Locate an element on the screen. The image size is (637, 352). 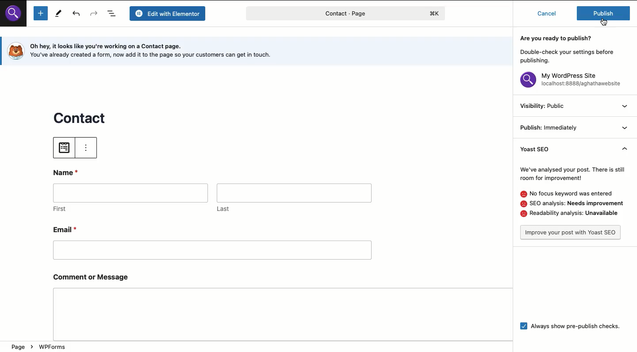
search is located at coordinates (16, 17).